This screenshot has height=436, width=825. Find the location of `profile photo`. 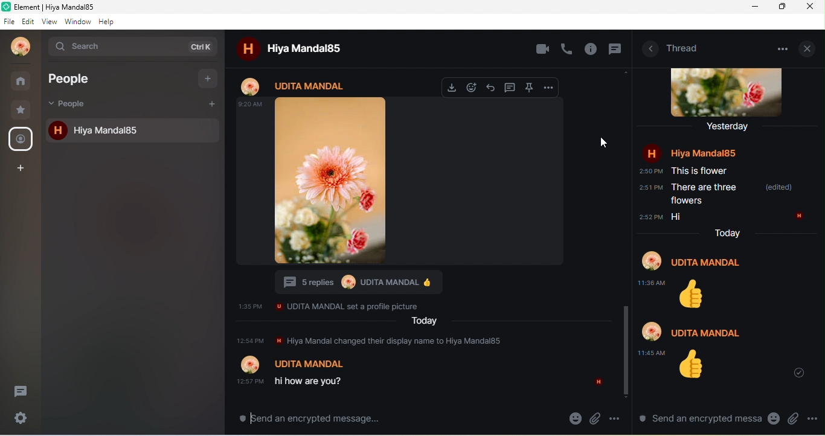

profile photo is located at coordinates (730, 92).